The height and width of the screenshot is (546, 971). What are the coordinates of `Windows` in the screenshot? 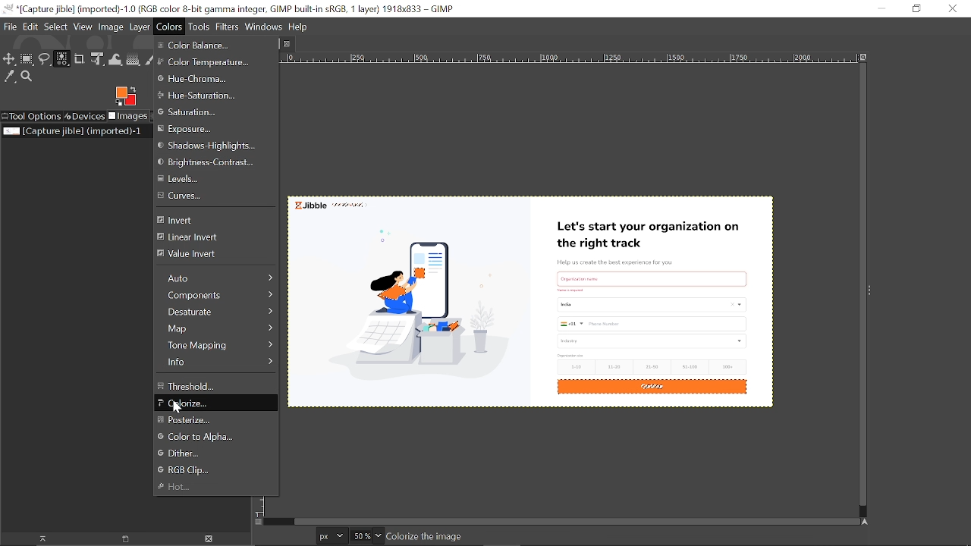 It's located at (265, 27).